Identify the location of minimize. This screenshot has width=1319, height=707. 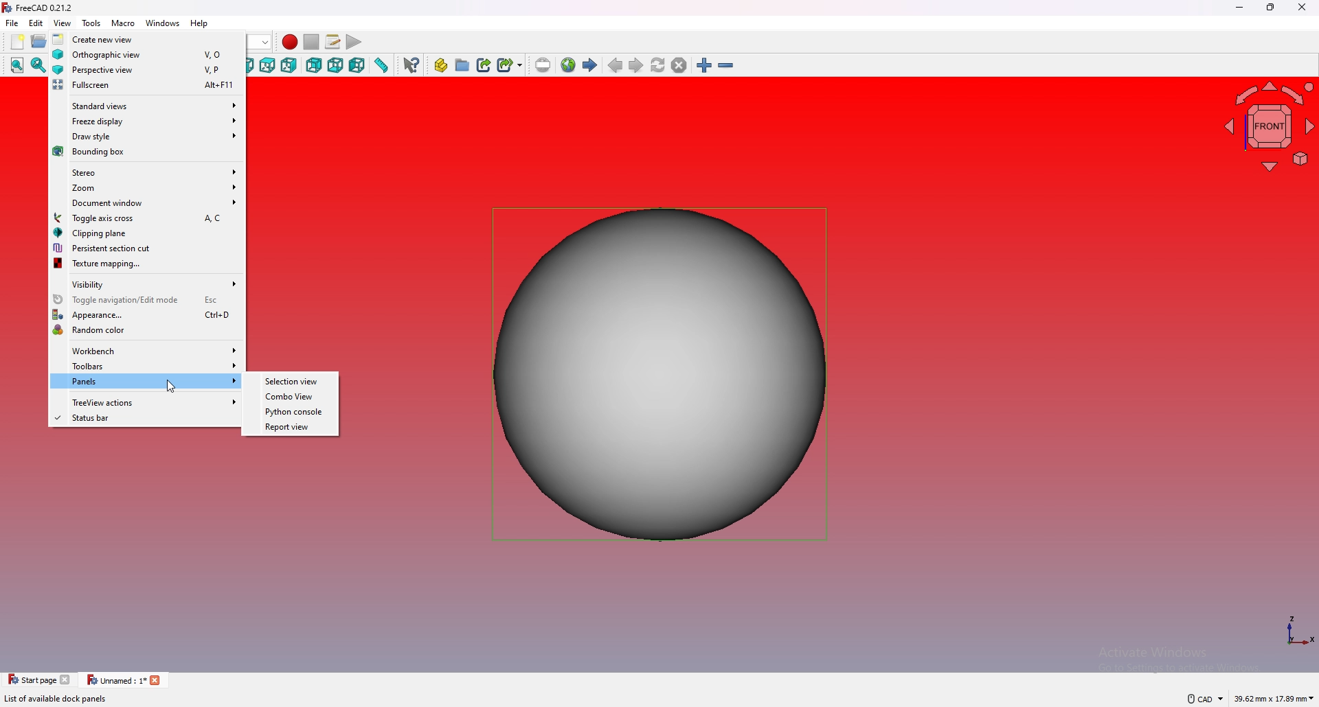
(1240, 8).